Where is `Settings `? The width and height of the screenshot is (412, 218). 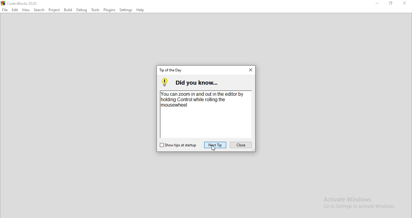 Settings  is located at coordinates (125, 10).